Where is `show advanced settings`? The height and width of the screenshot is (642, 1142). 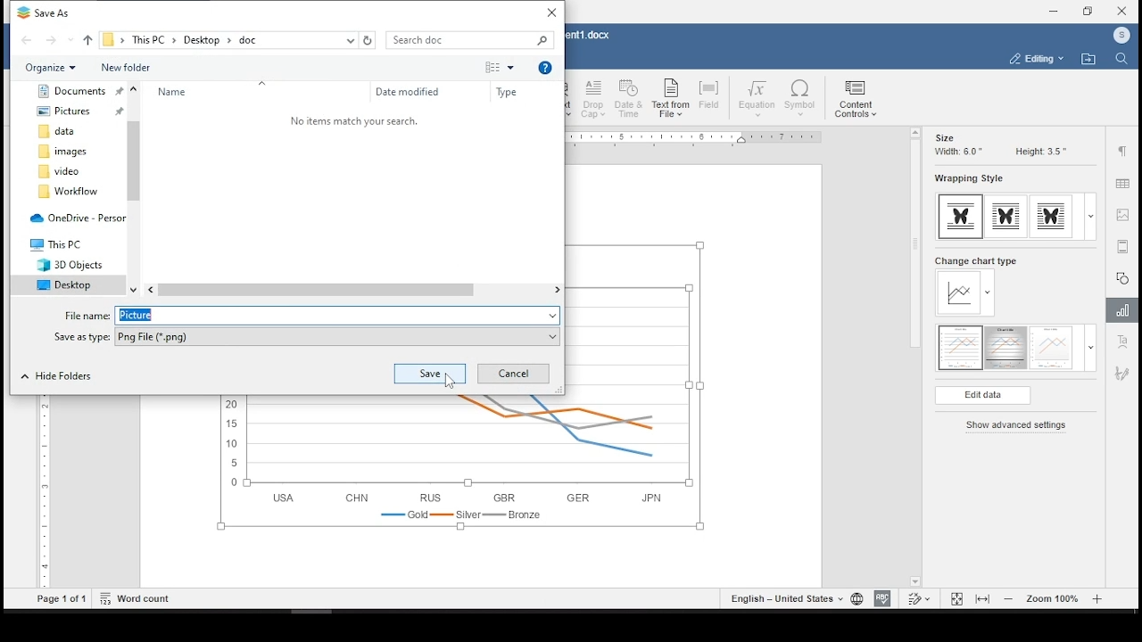 show advanced settings is located at coordinates (1020, 426).